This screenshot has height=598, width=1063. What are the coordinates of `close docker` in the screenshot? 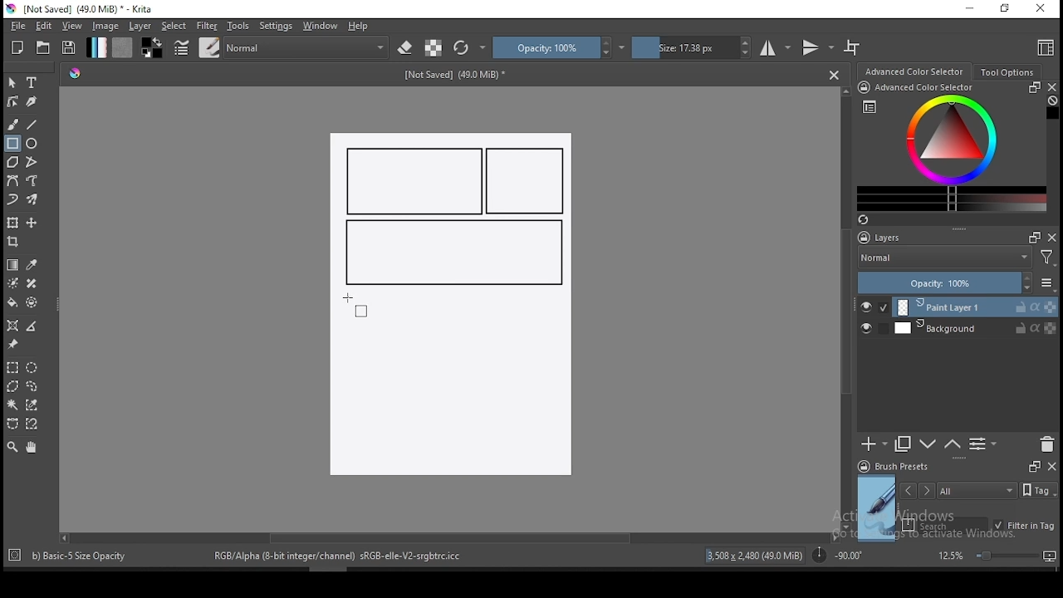 It's located at (1052, 237).